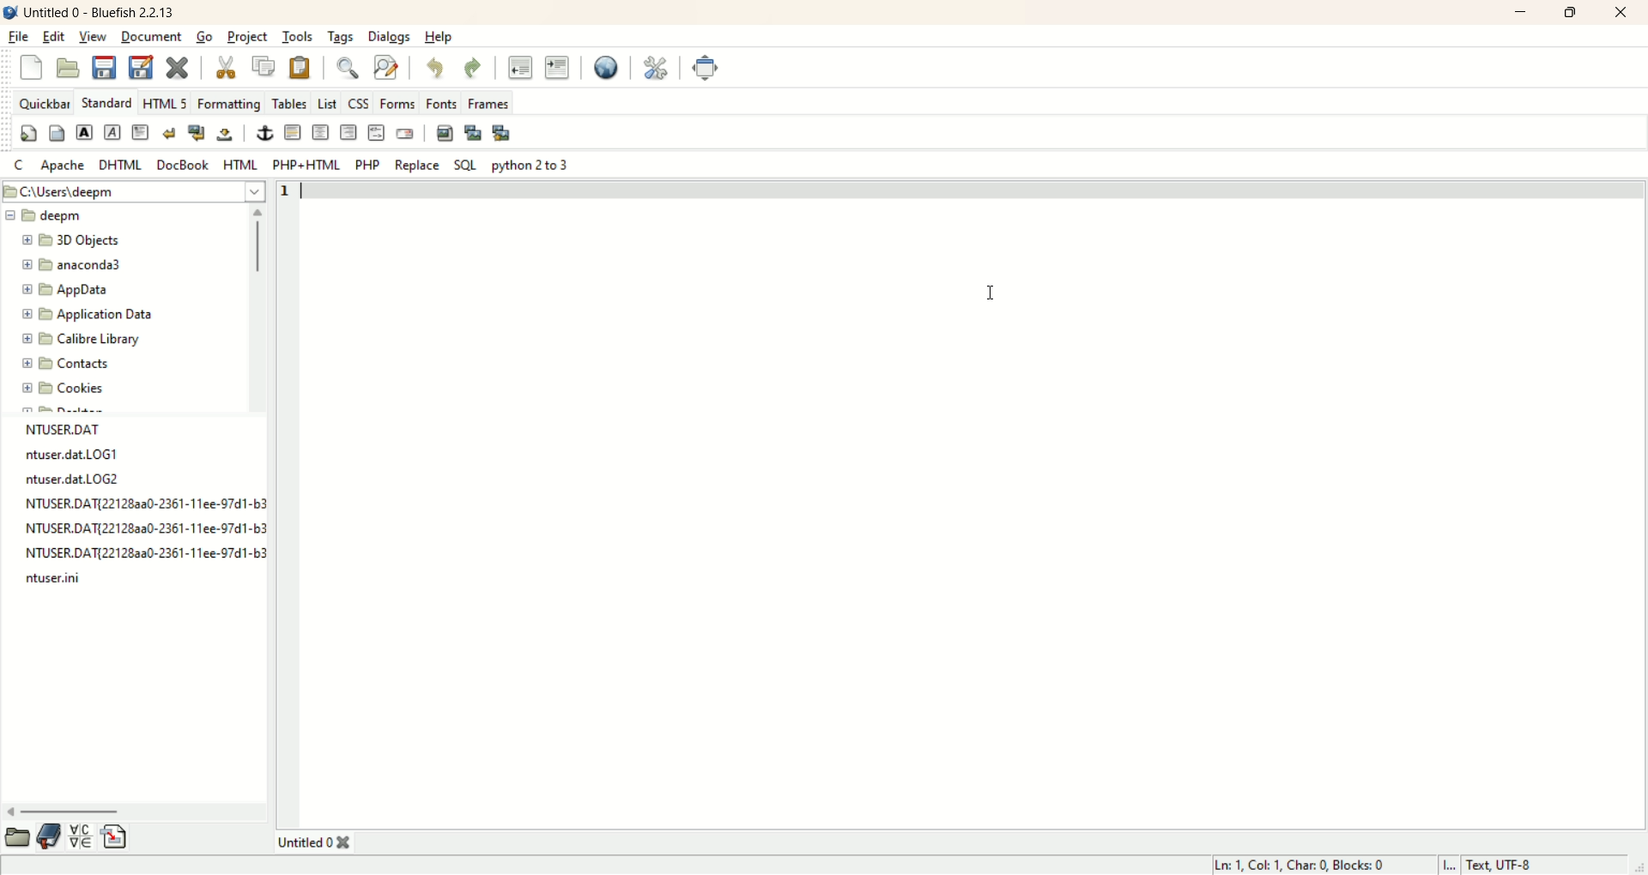 This screenshot has width=1648, height=875. Describe the element at coordinates (74, 393) in the screenshot. I see `cookies` at that location.